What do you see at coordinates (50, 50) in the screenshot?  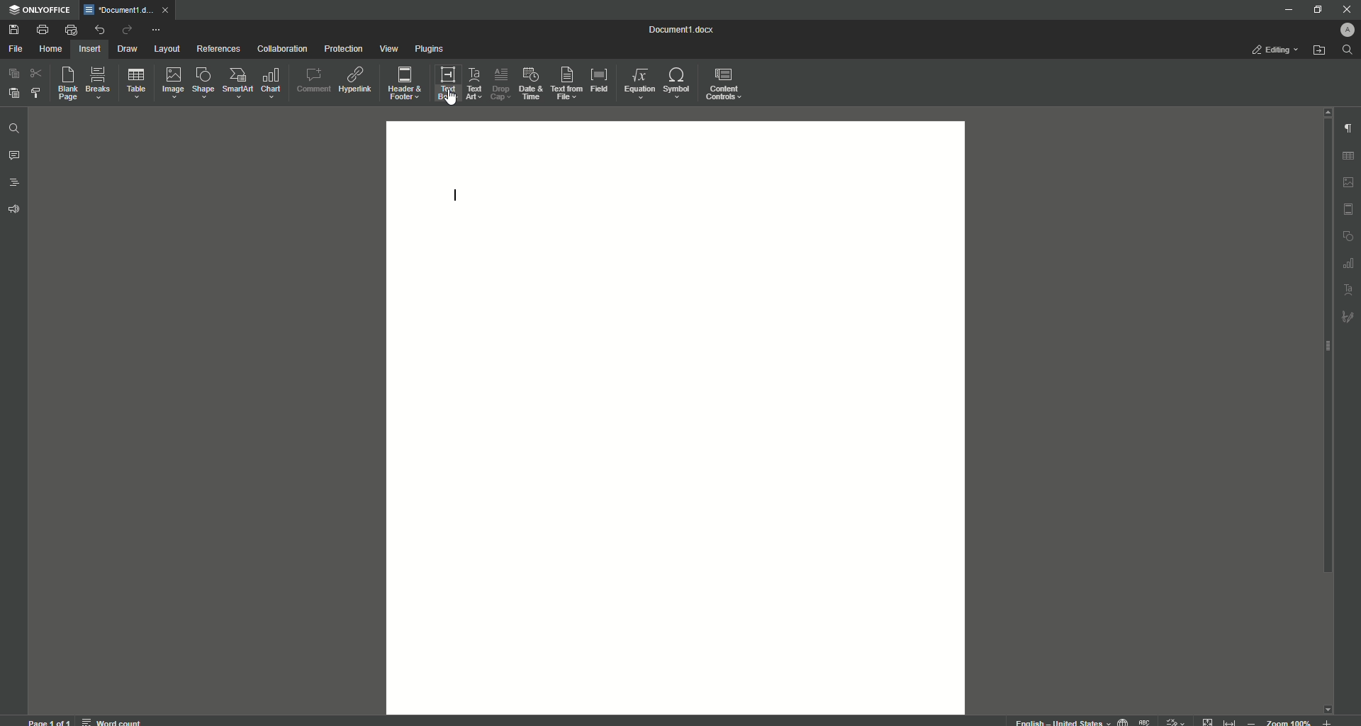 I see `Home` at bounding box center [50, 50].